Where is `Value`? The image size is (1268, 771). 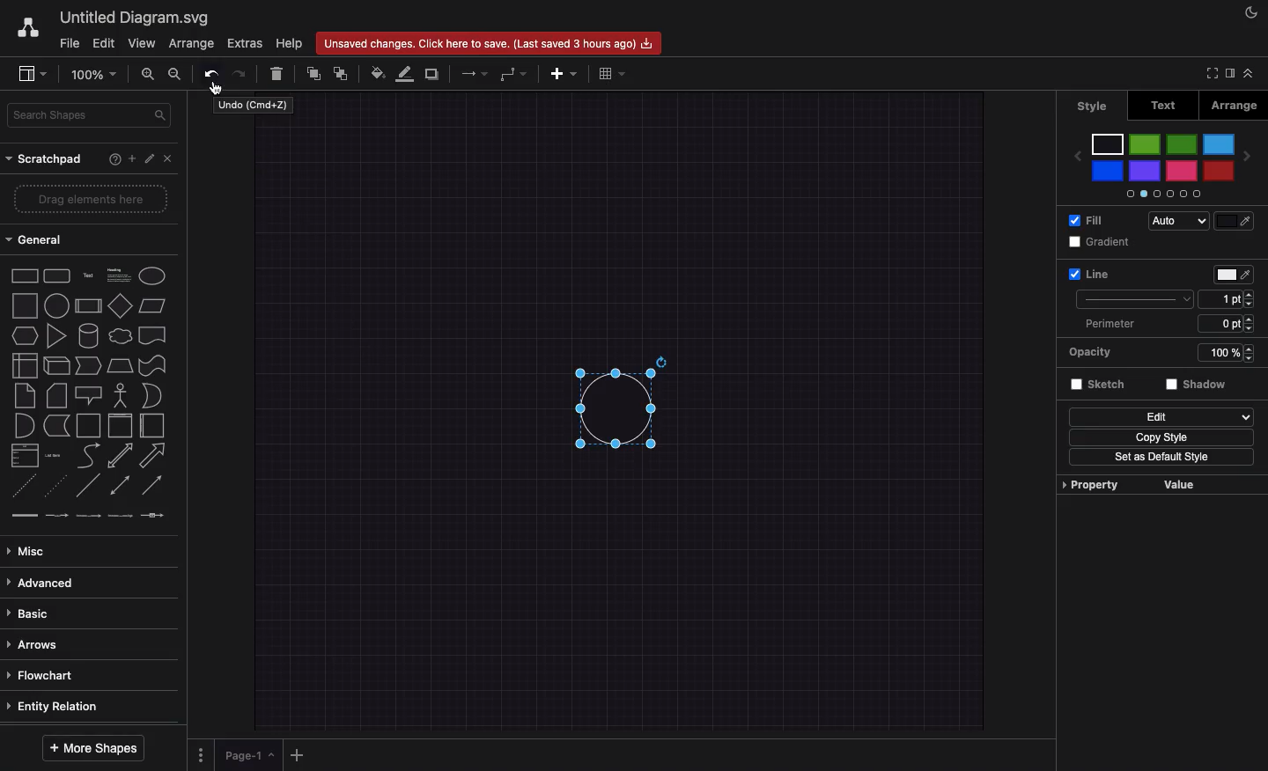
Value is located at coordinates (1091, 487).